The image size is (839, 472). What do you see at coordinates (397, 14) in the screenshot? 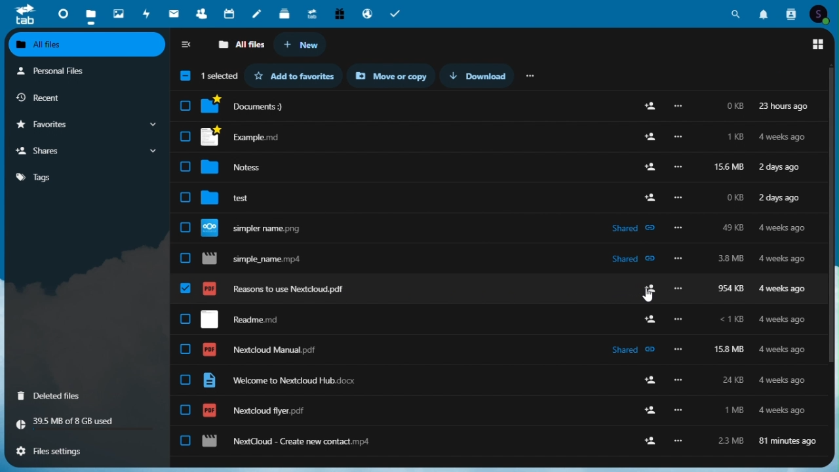
I see `task` at bounding box center [397, 14].